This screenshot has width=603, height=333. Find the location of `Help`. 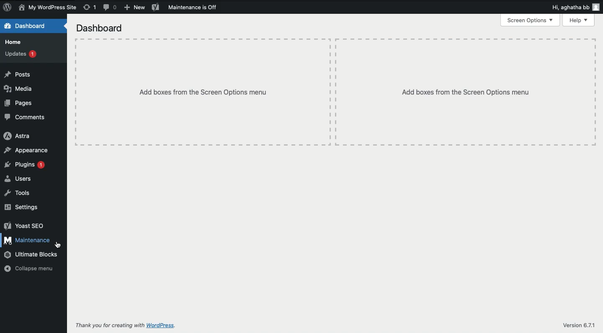

Help is located at coordinates (579, 20).